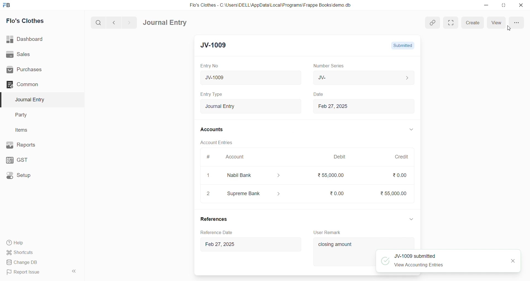 The height and width of the screenshot is (281, 530). What do you see at coordinates (250, 244) in the screenshot?
I see `Feb 27, 2025` at bounding box center [250, 244].